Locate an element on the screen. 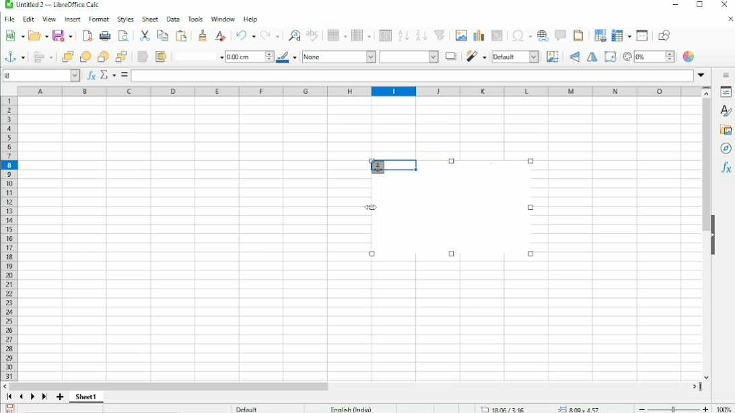  Select anchor for objects is located at coordinates (13, 56).